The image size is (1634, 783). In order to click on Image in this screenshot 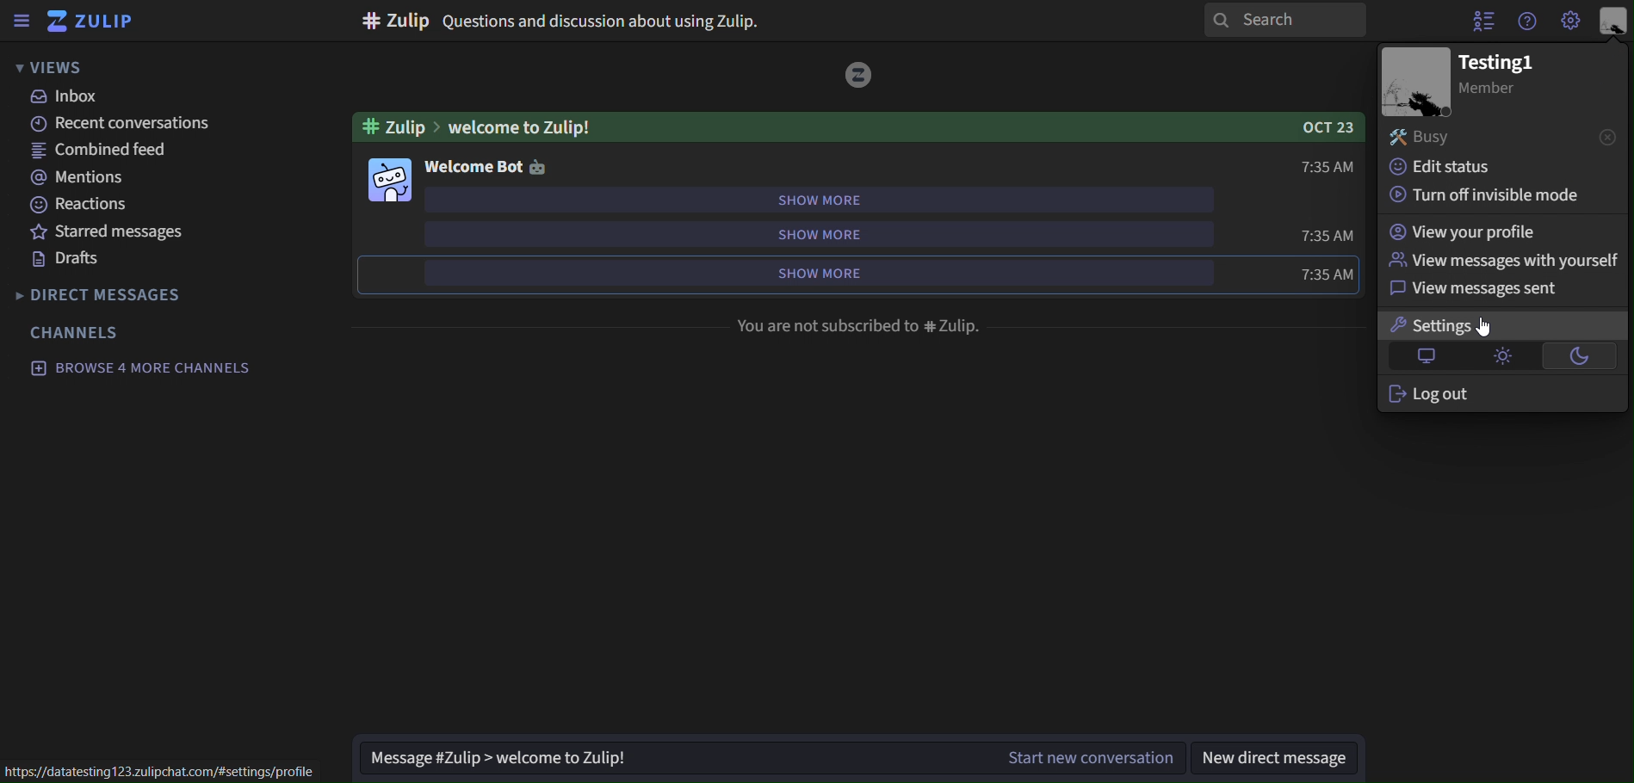, I will do `click(540, 165)`.